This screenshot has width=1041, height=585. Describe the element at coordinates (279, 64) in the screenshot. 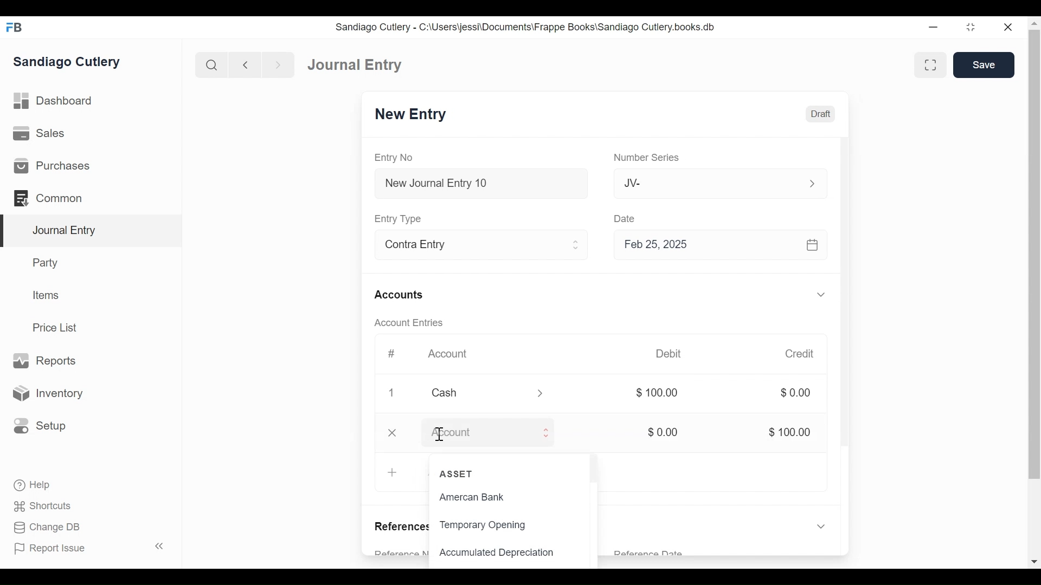

I see `Navigate Forward` at that location.